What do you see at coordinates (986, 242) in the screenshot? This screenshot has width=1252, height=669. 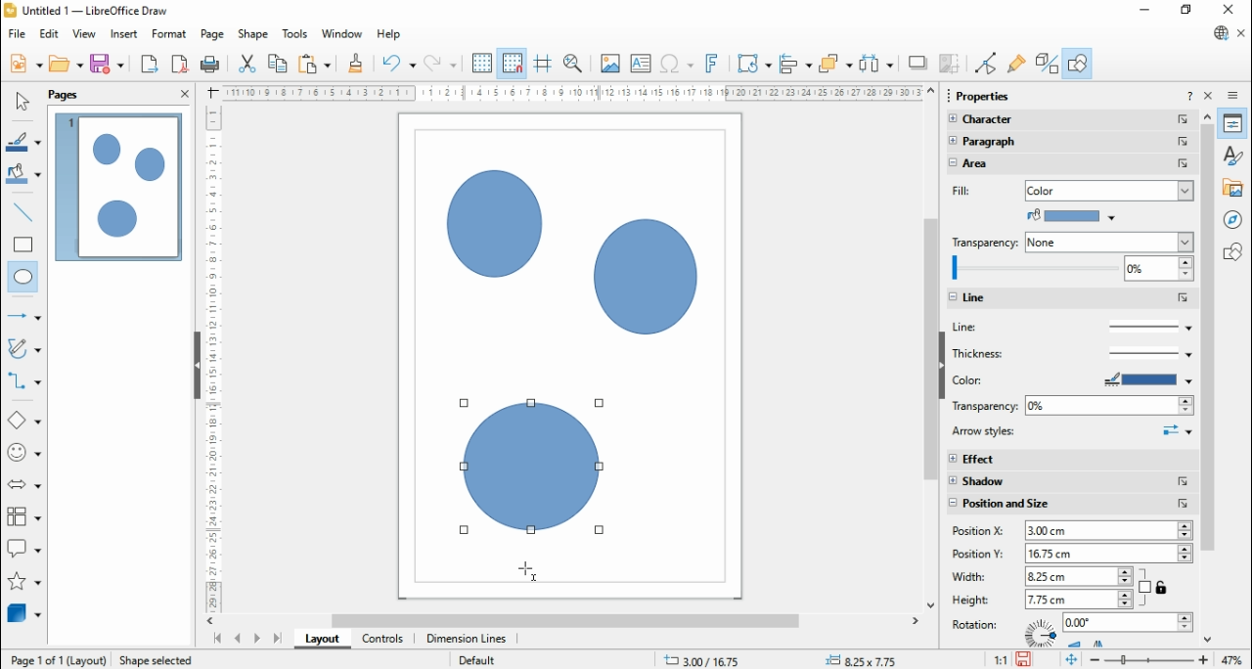 I see `transperency` at bounding box center [986, 242].